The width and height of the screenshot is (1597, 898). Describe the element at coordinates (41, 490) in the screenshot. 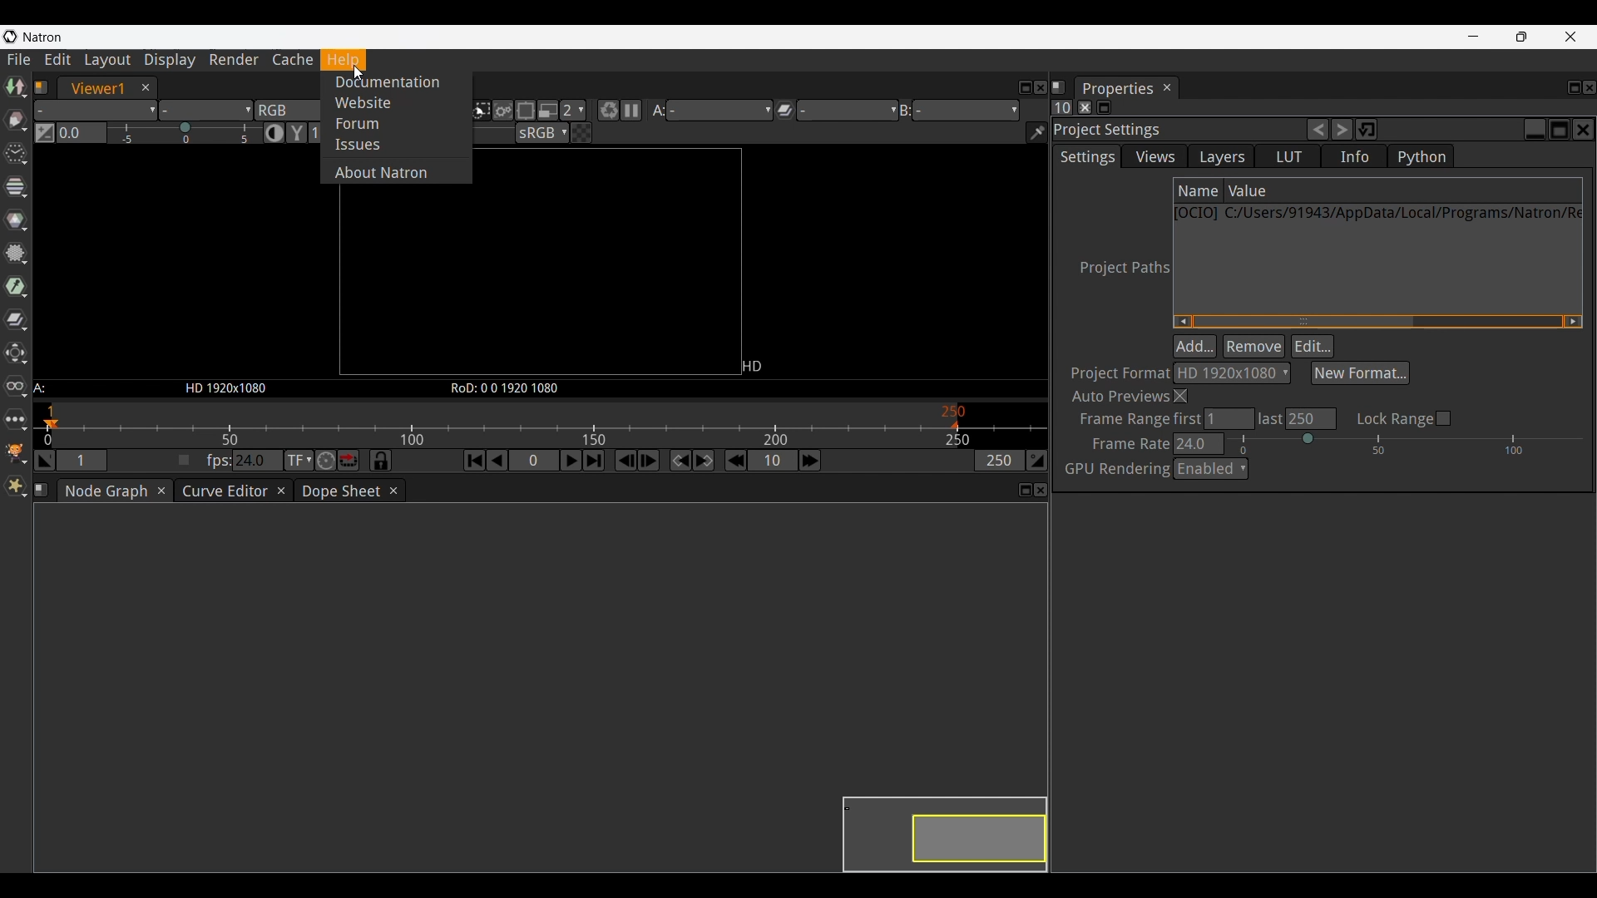

I see `Information about pane 3` at that location.